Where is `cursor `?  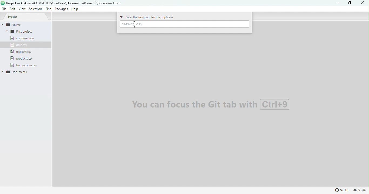 cursor  is located at coordinates (135, 25).